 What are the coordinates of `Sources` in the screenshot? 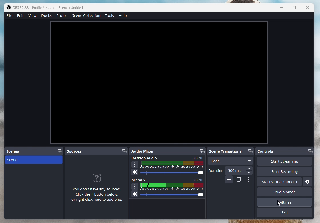 It's located at (97, 183).